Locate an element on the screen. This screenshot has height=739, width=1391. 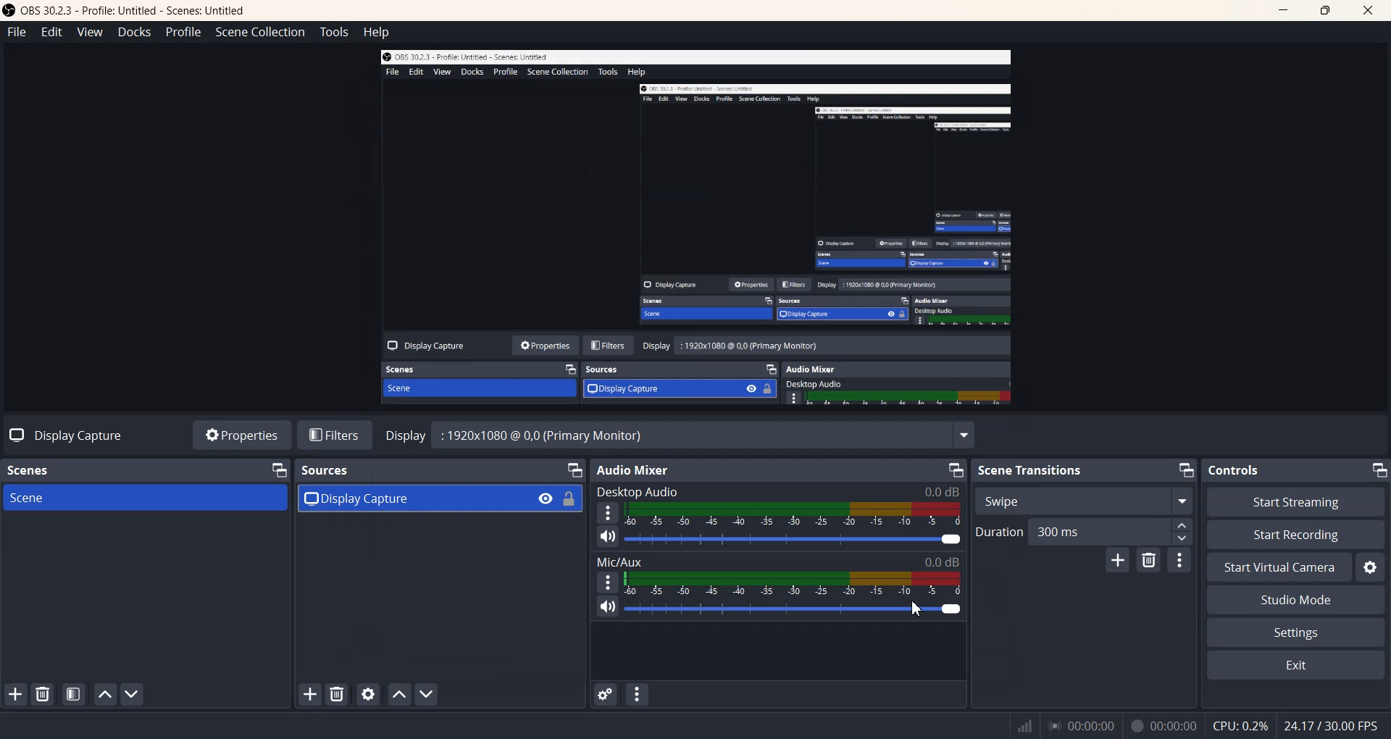
Mic/Aux is located at coordinates (777, 561).